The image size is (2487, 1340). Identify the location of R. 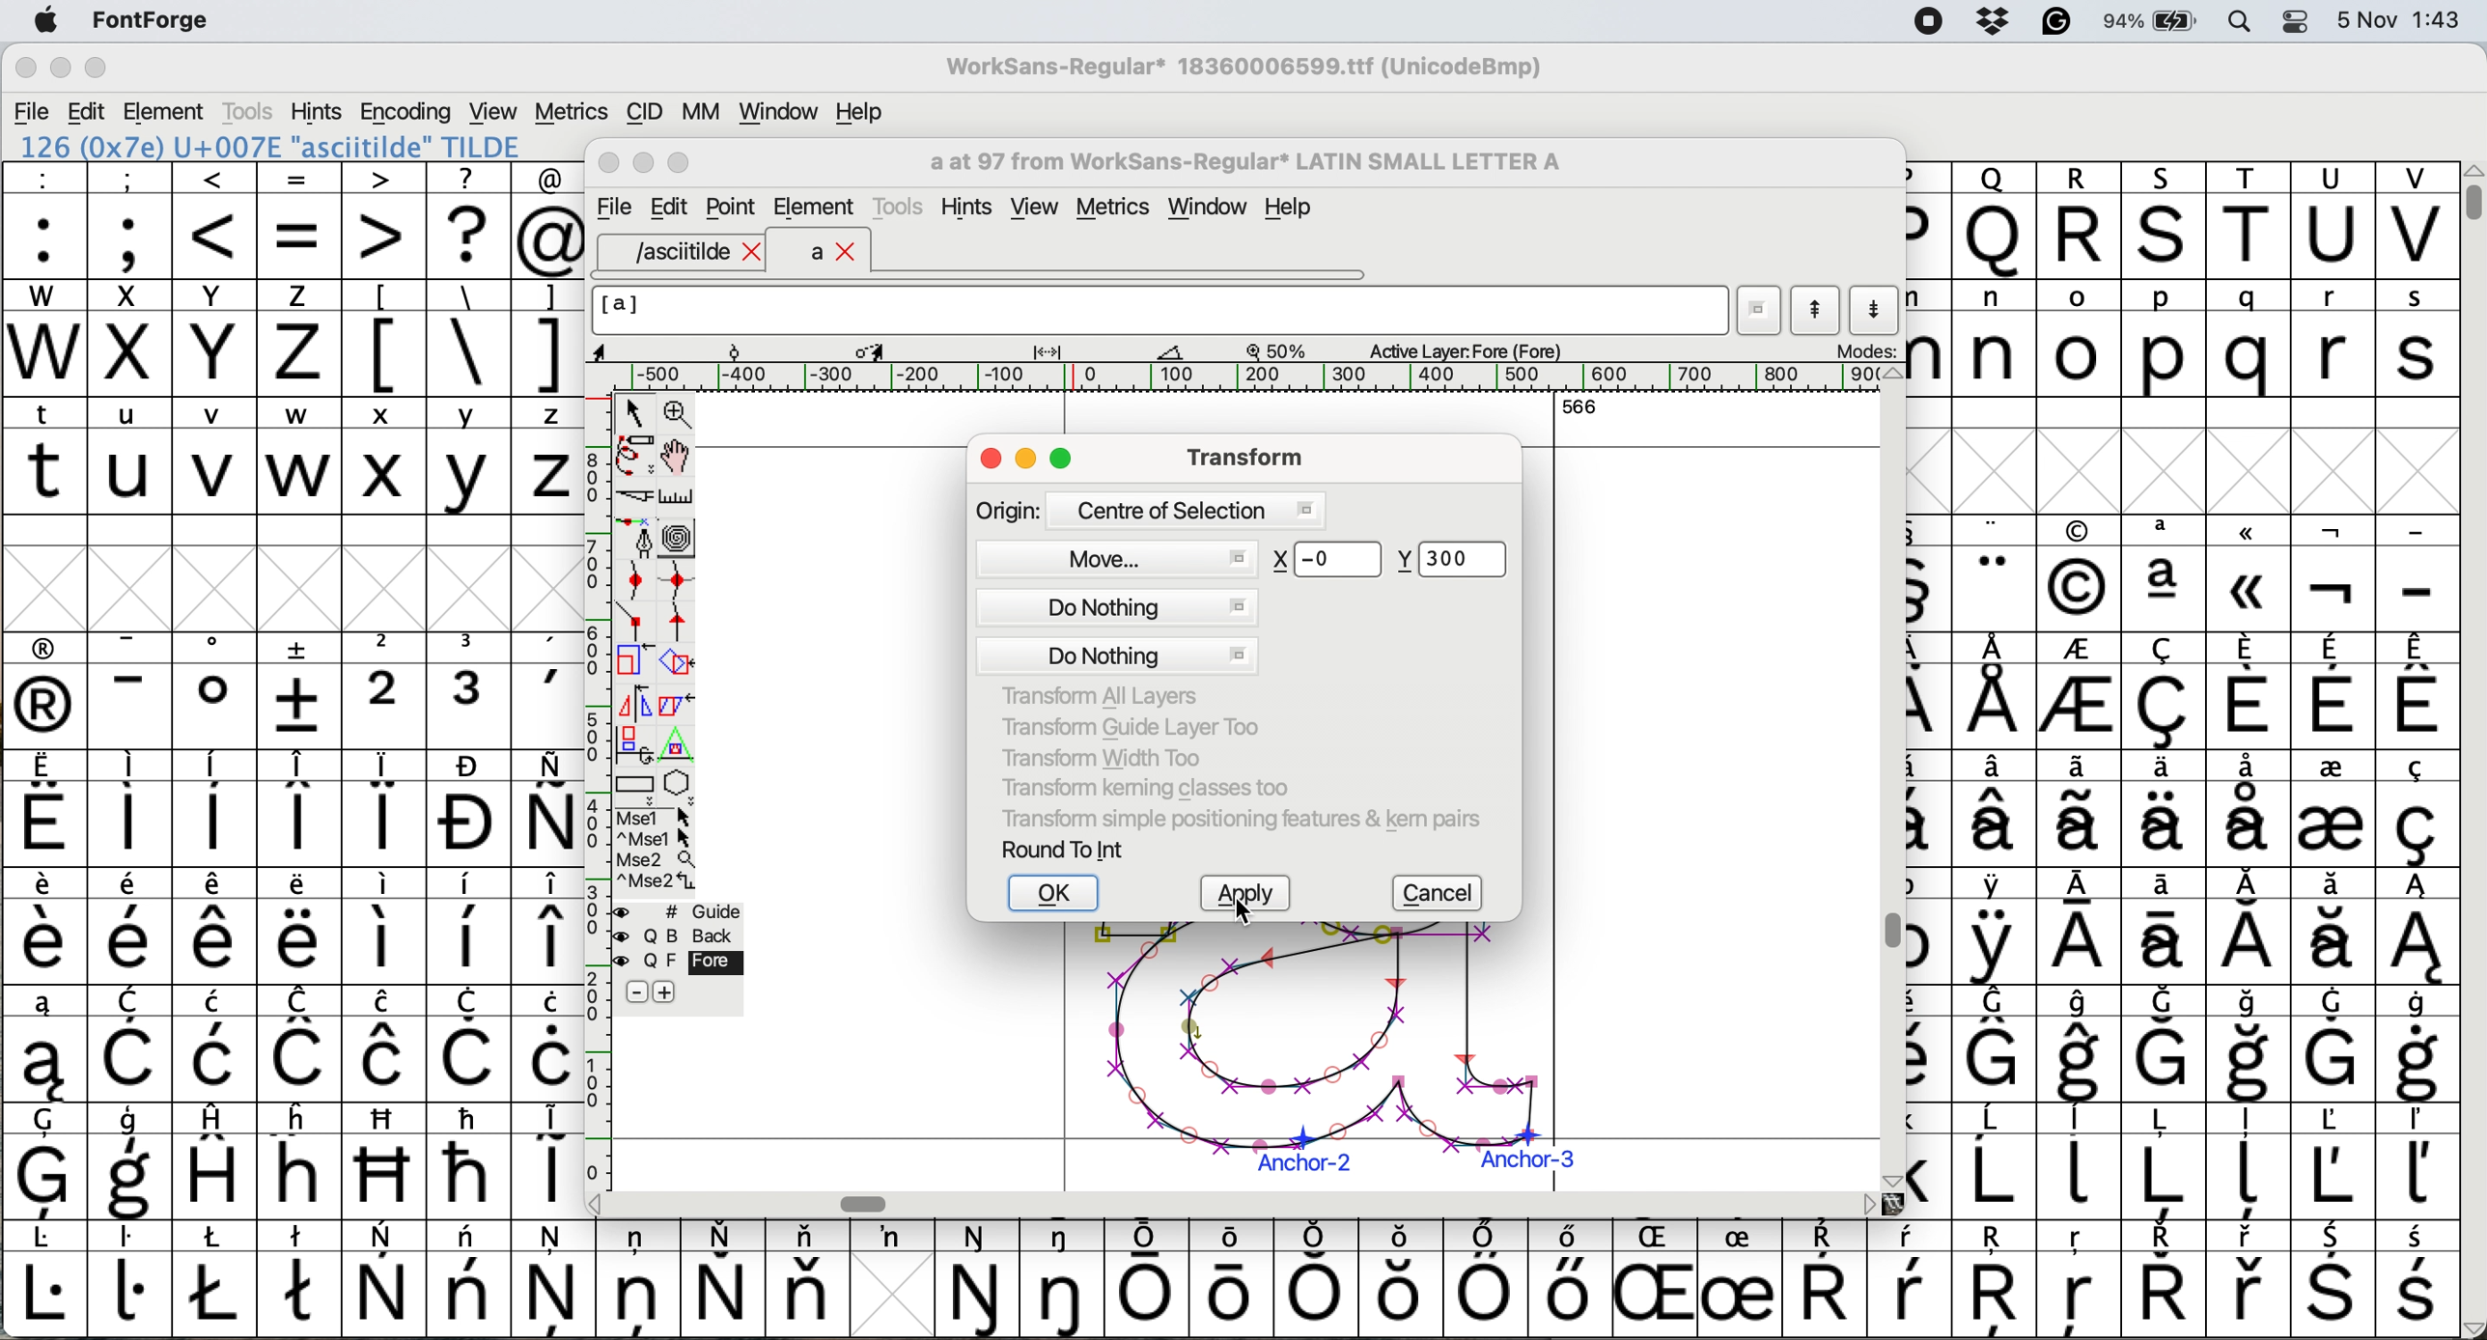
(2079, 221).